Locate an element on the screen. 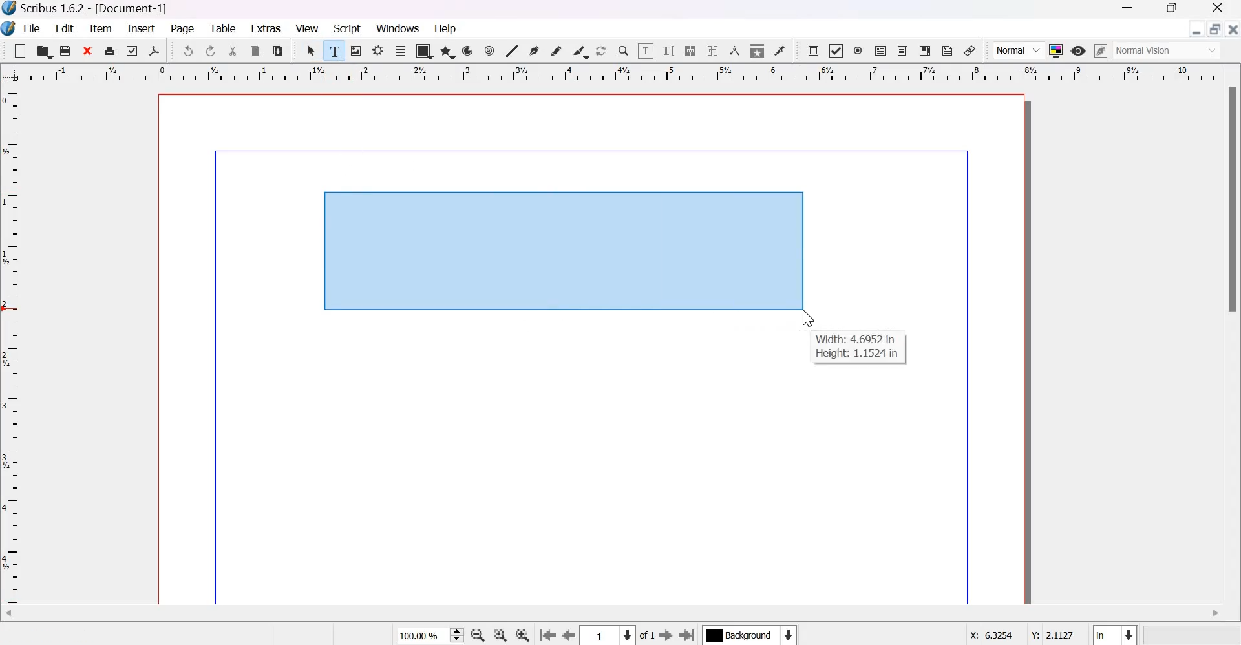 This screenshot has height=645, width=1241. Help is located at coordinates (447, 28).